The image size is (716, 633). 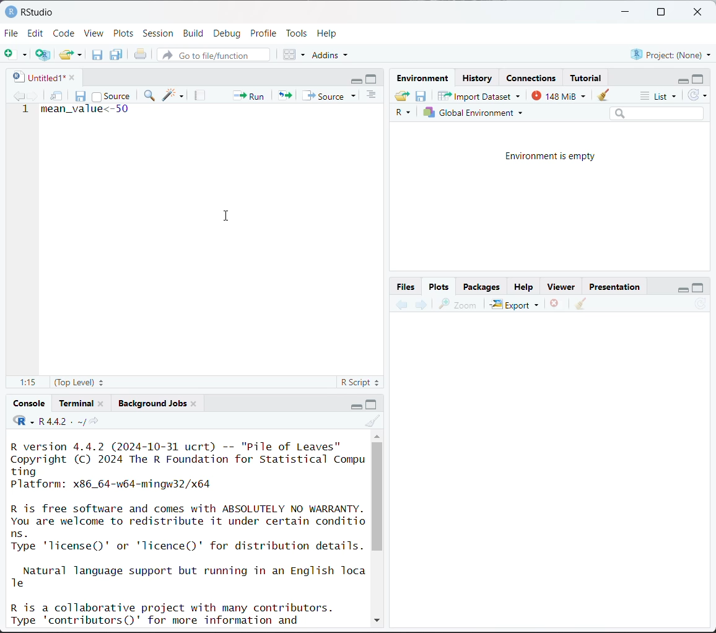 I want to click on source, so click(x=111, y=95).